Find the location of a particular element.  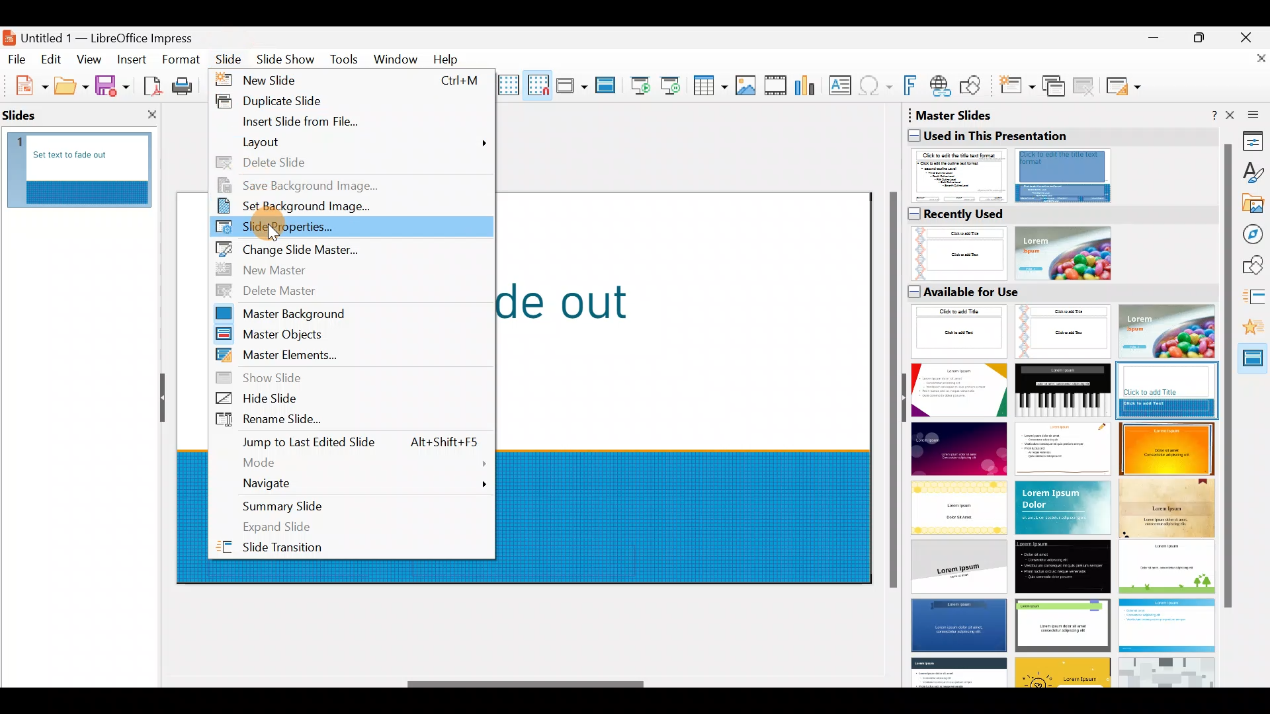

Insert slide from file is located at coordinates (345, 122).